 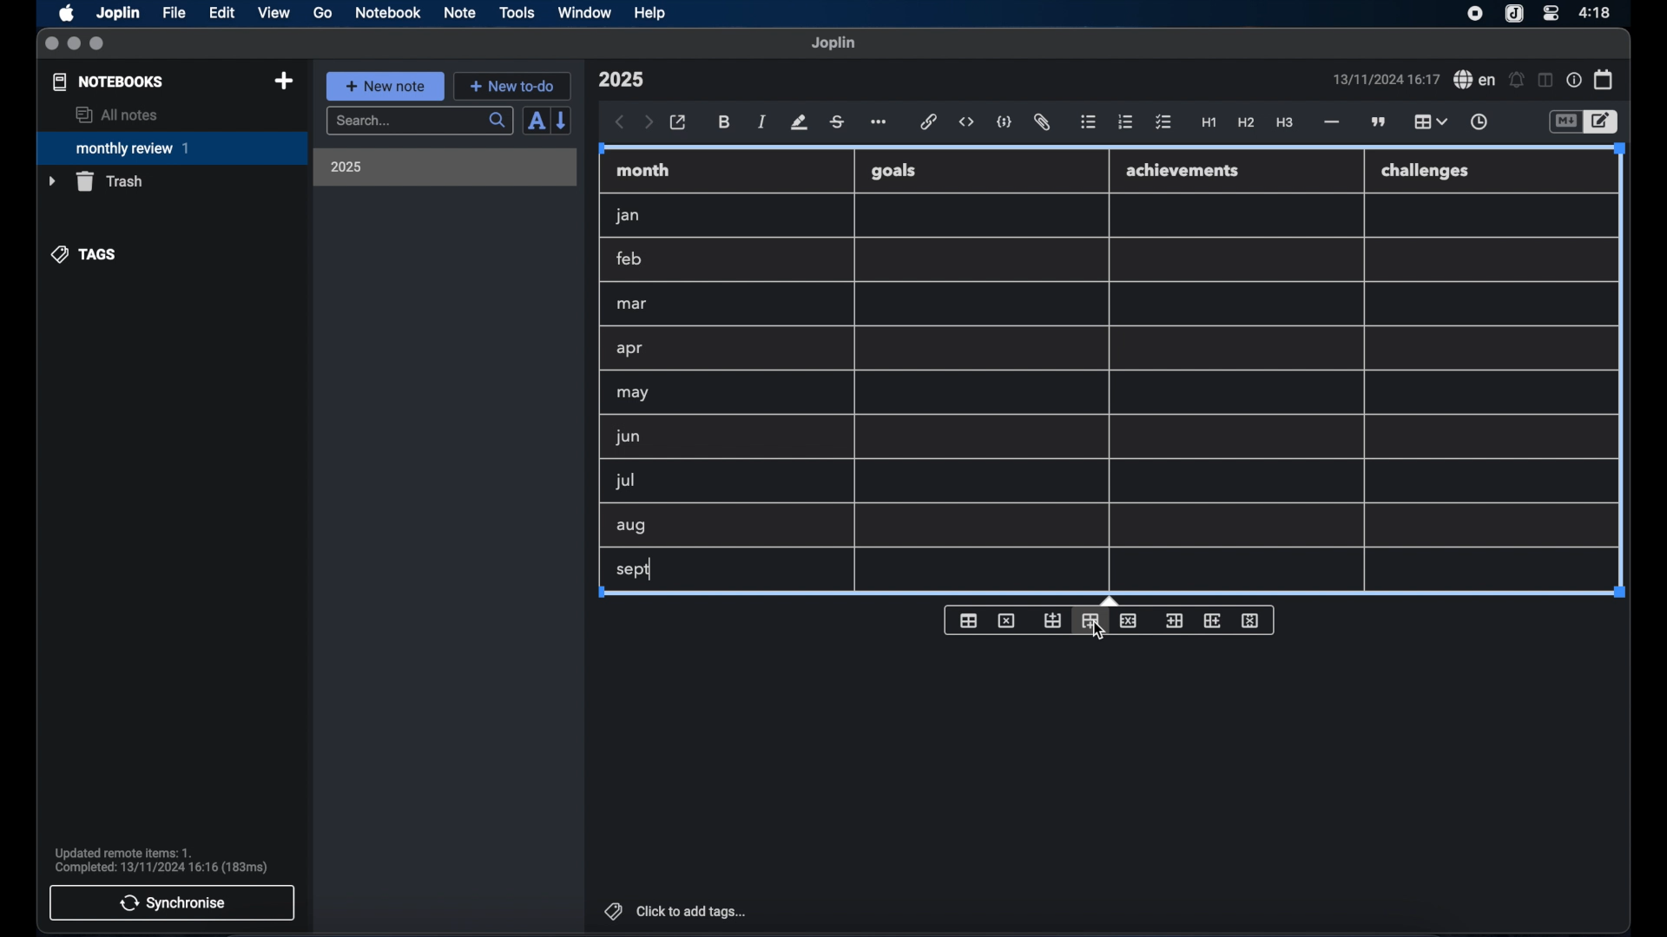 What do you see at coordinates (116, 115) in the screenshot?
I see `all notes` at bounding box center [116, 115].